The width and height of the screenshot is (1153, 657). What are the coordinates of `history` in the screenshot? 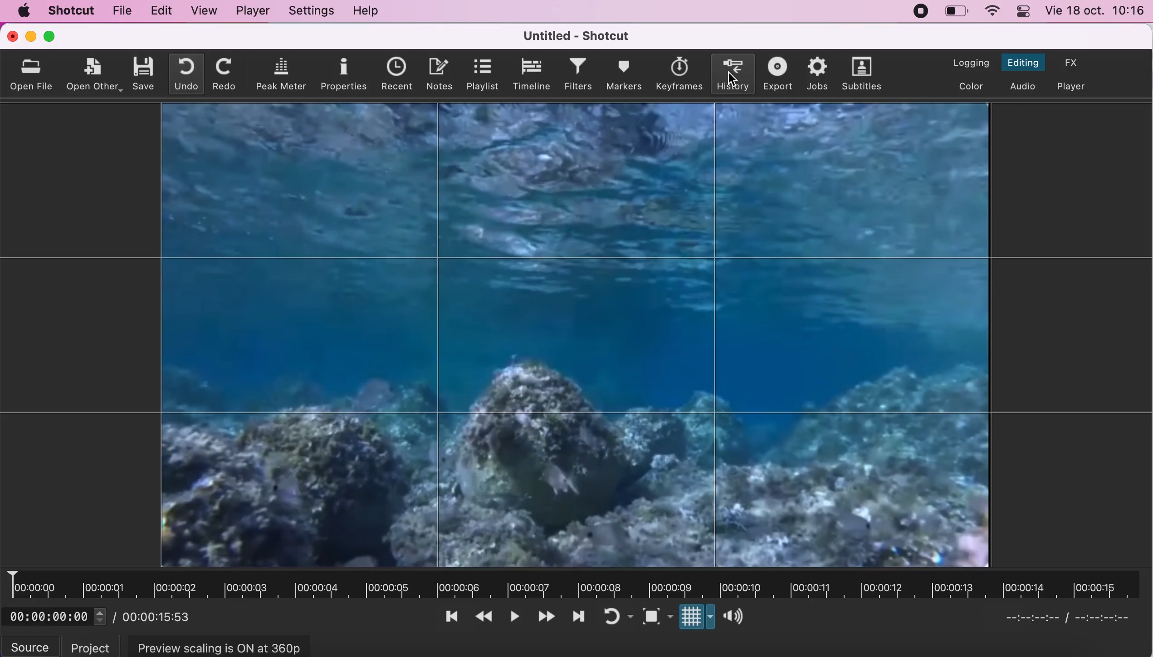 It's located at (732, 73).